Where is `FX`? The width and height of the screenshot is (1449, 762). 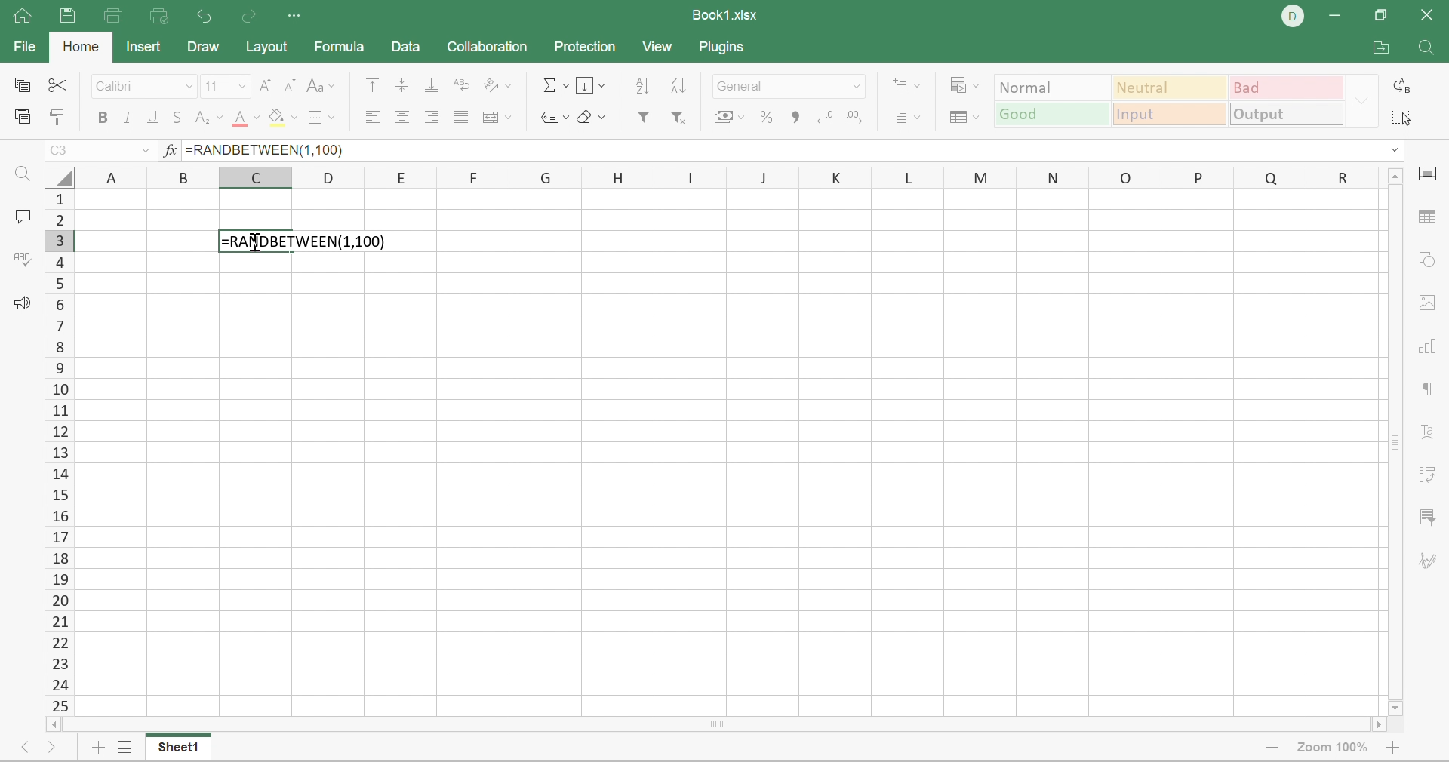 FX is located at coordinates (169, 152).